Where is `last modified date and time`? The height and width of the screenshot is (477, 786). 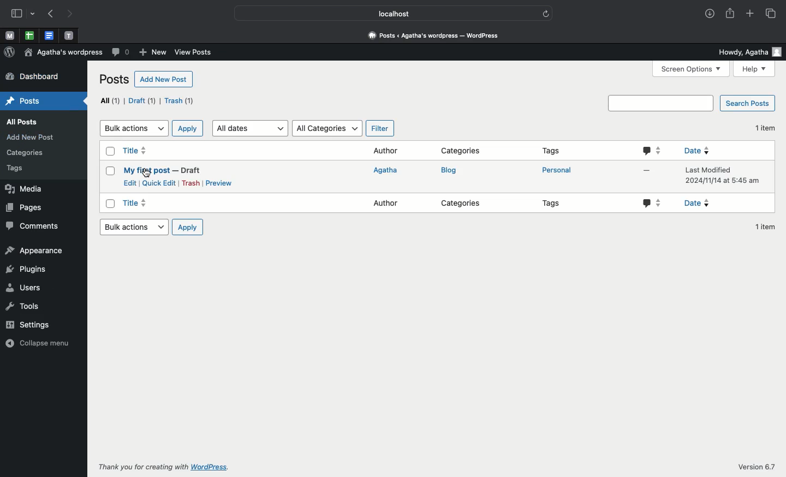 last modified date and time is located at coordinates (719, 177).